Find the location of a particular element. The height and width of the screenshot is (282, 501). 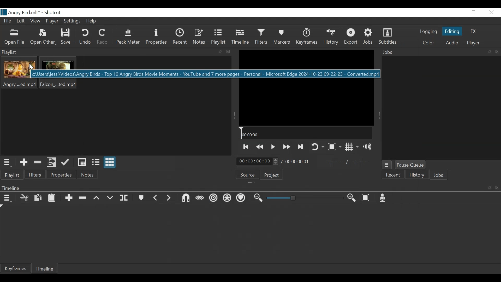

Scrub while dragging is located at coordinates (200, 198).